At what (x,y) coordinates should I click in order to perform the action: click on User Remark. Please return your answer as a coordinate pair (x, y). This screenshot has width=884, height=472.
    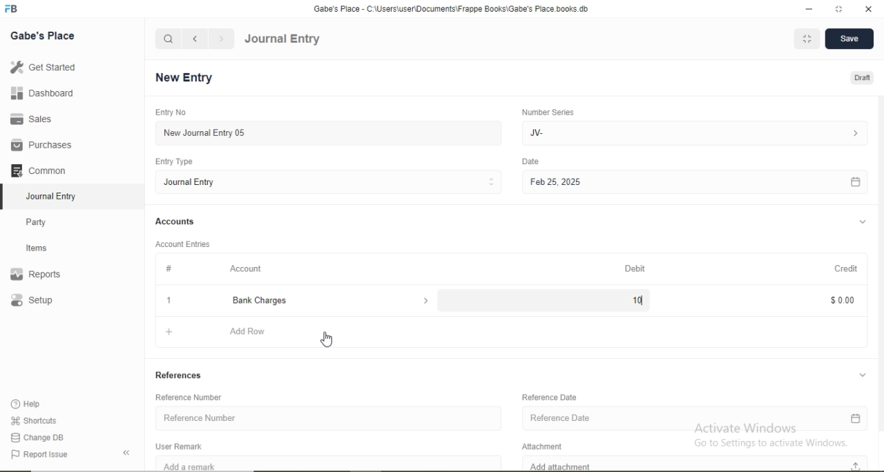
    Looking at the image, I should click on (182, 445).